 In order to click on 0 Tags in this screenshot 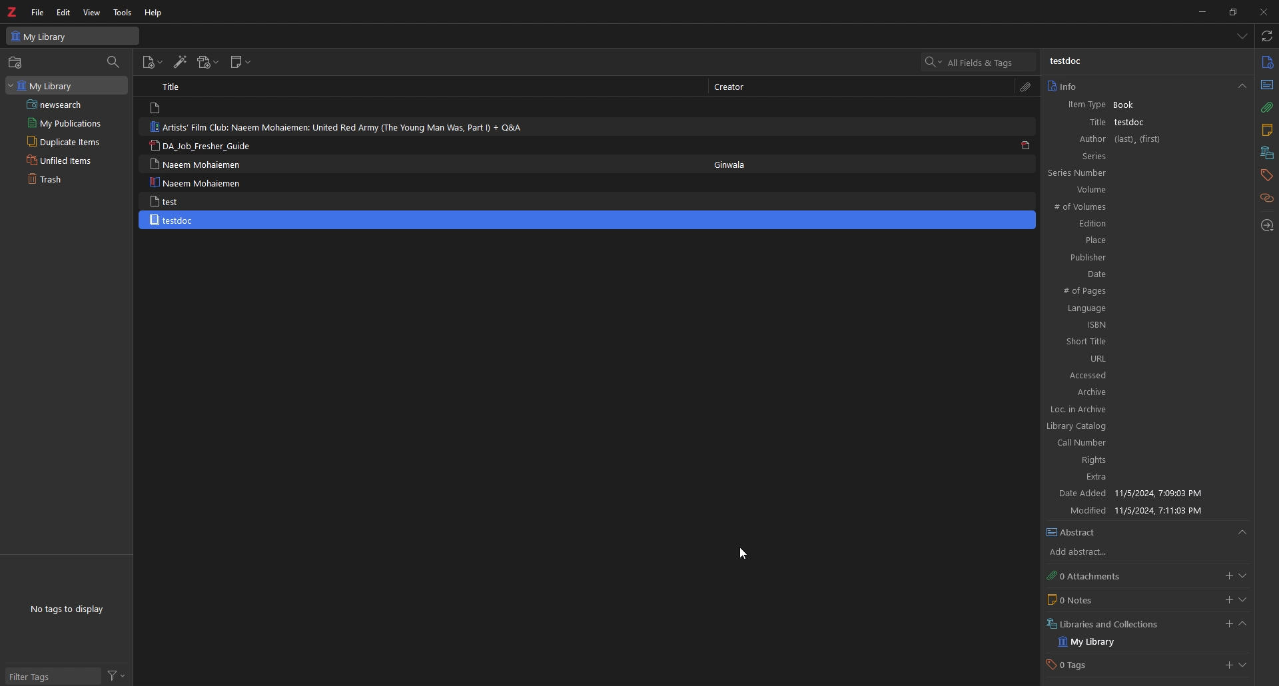, I will do `click(1081, 666)`.